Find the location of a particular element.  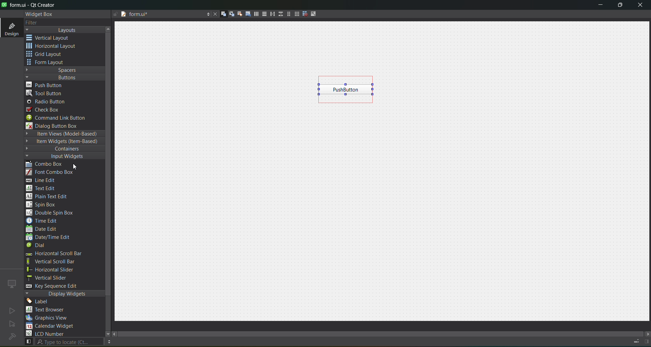

close document is located at coordinates (214, 15).